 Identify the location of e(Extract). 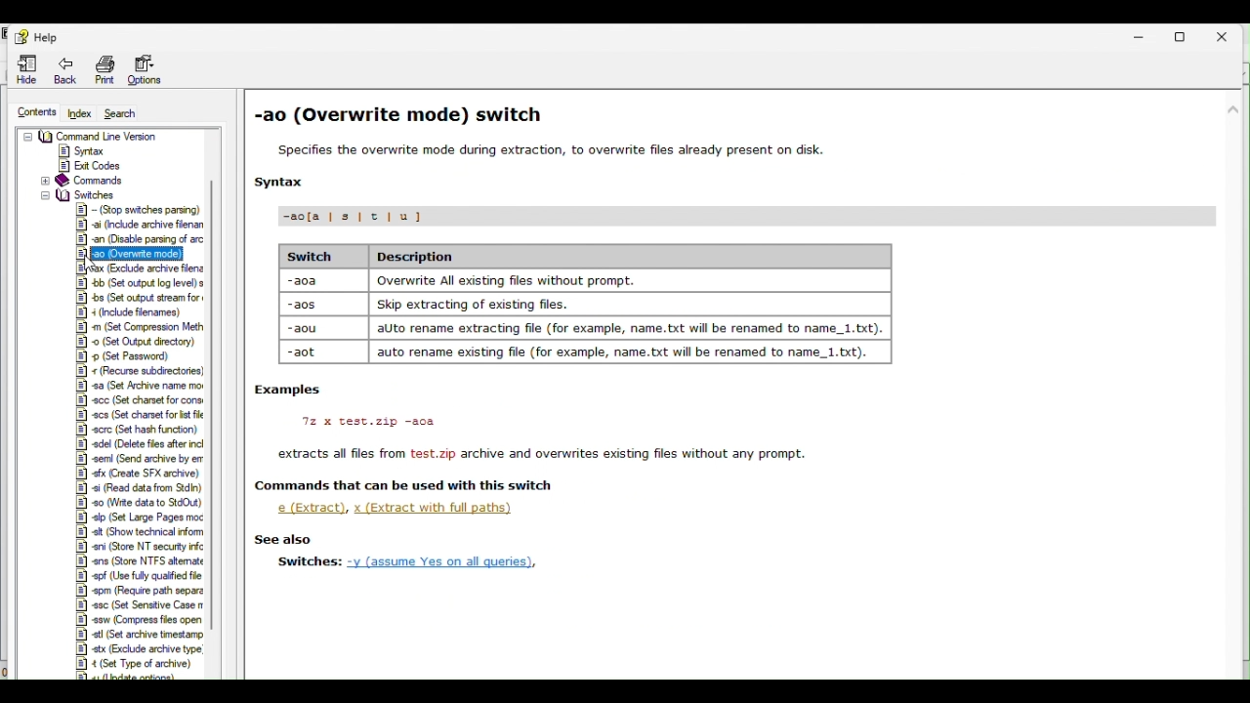
(312, 508).